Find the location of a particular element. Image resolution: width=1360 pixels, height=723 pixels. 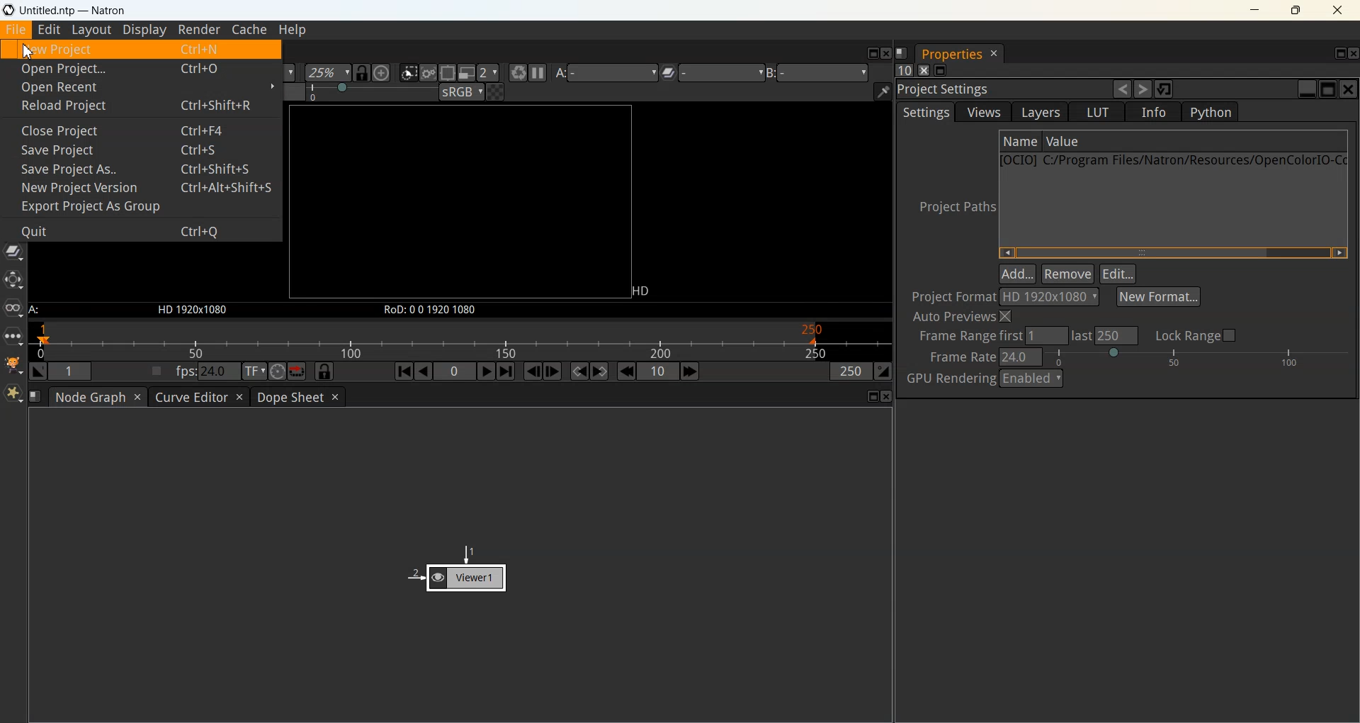

Close is located at coordinates (886, 53).